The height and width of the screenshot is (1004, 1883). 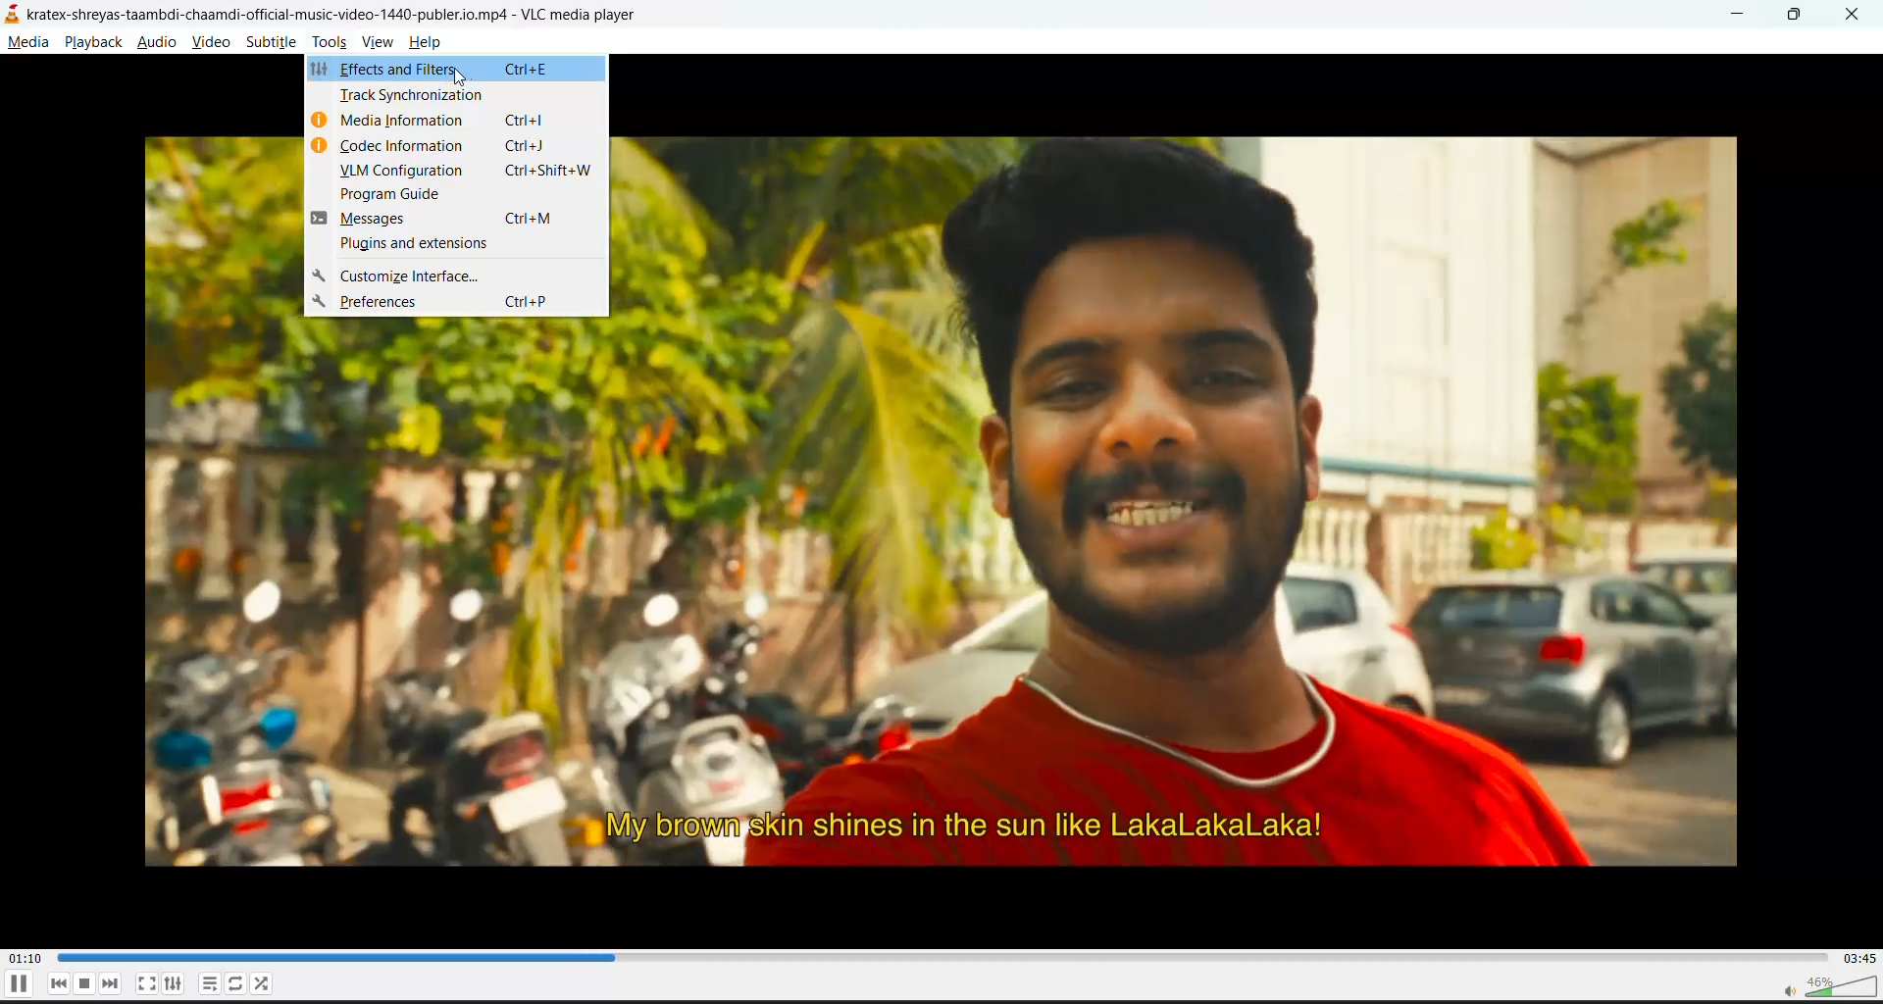 I want to click on video, so click(x=213, y=43).